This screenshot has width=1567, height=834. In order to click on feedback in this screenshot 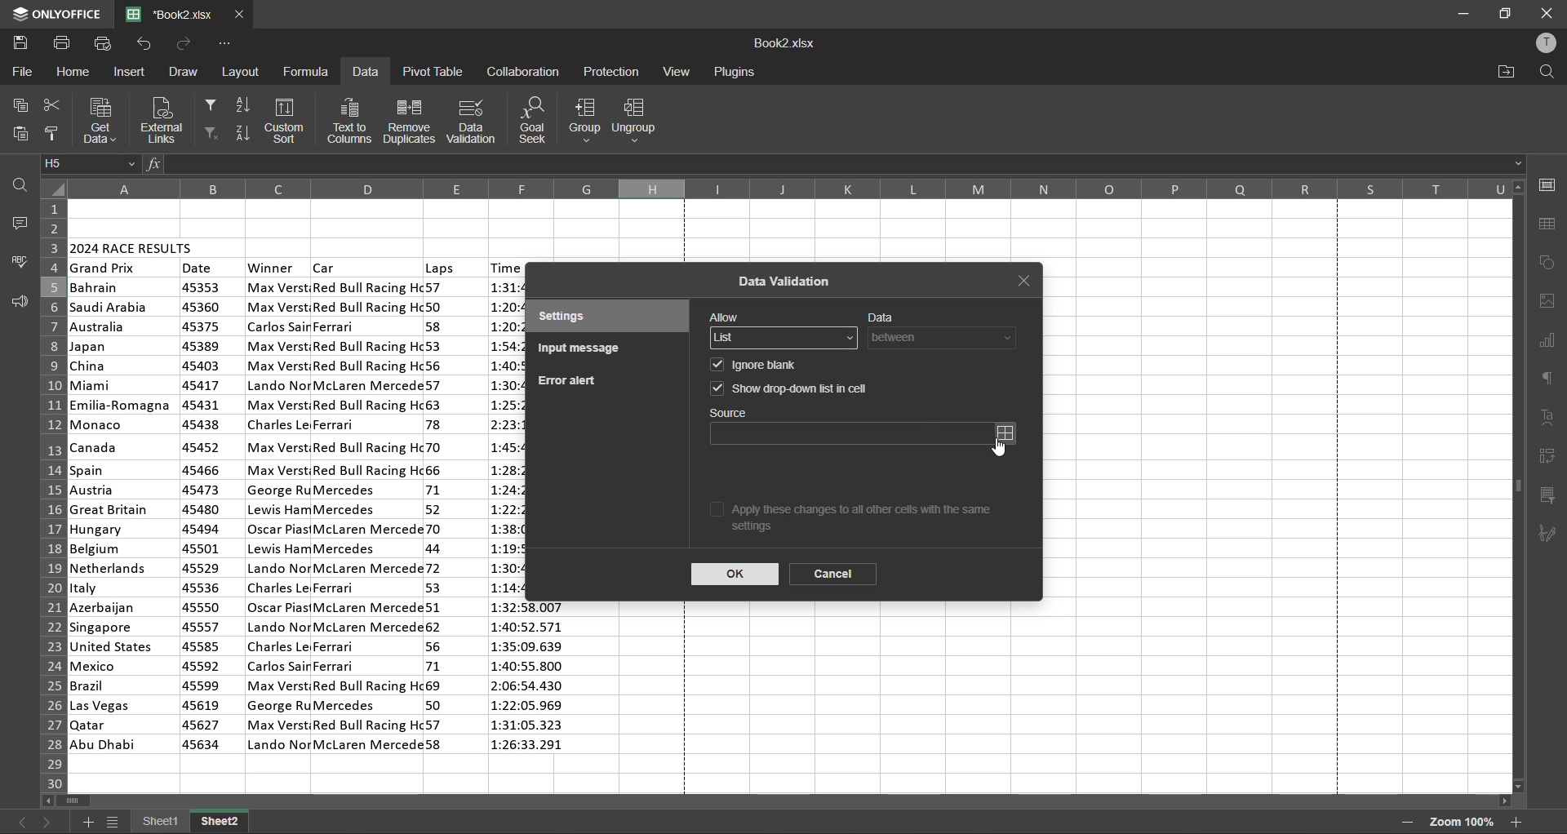, I will do `click(18, 302)`.